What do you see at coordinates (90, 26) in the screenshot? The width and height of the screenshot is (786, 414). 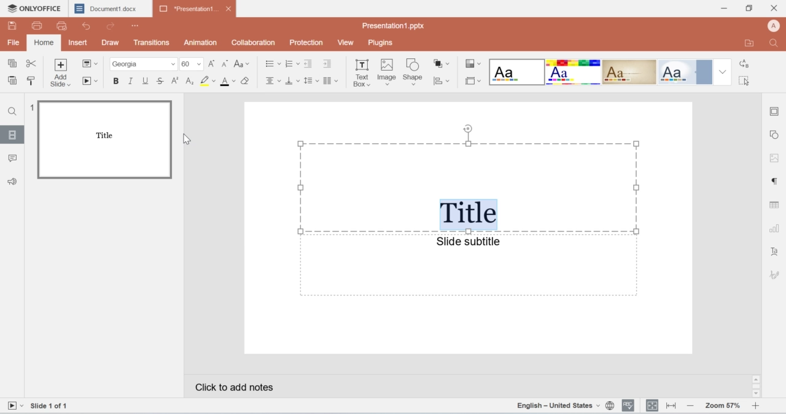 I see `Undo` at bounding box center [90, 26].